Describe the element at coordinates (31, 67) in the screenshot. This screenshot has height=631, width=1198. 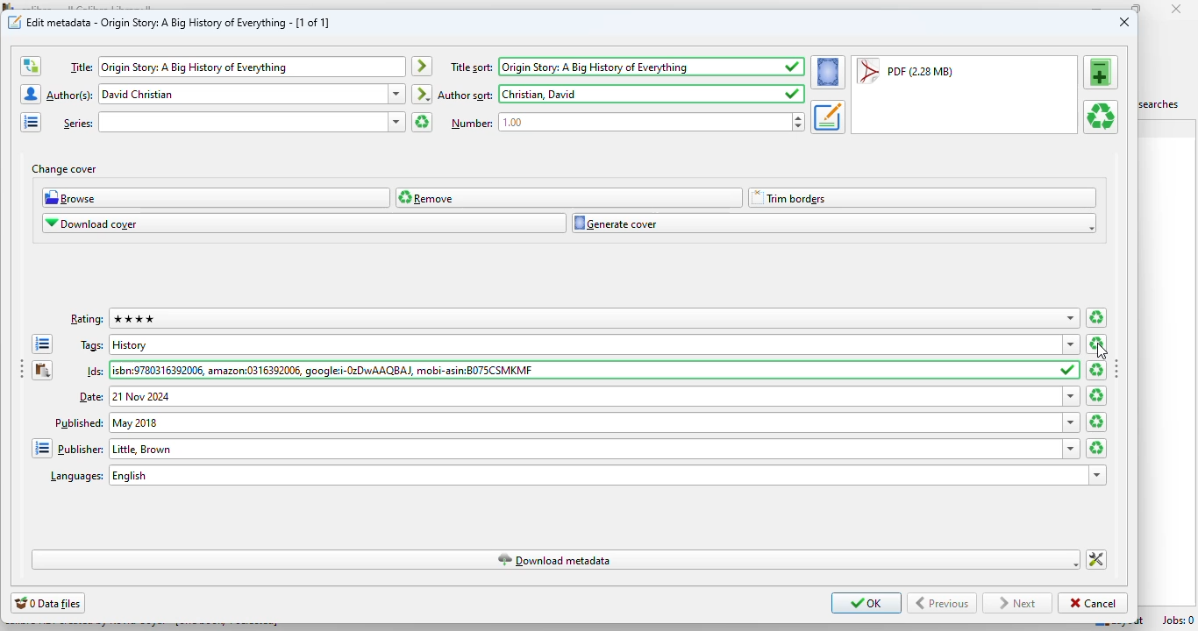
I see `swap the author and title` at that location.